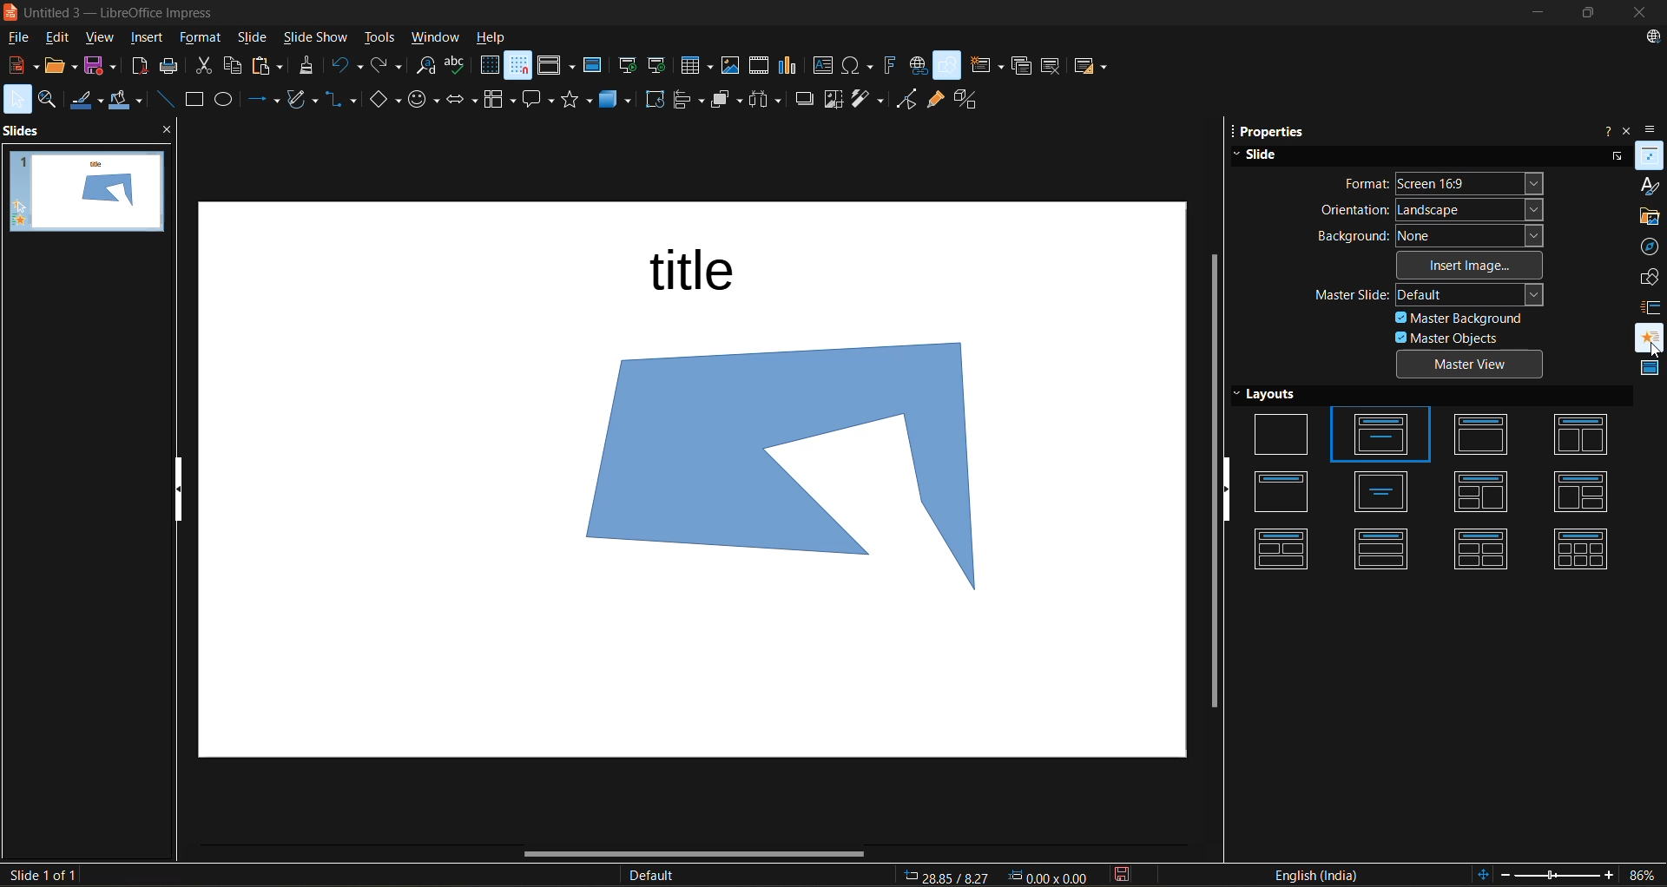 This screenshot has width=1667, height=887. I want to click on arrange, so click(721, 103).